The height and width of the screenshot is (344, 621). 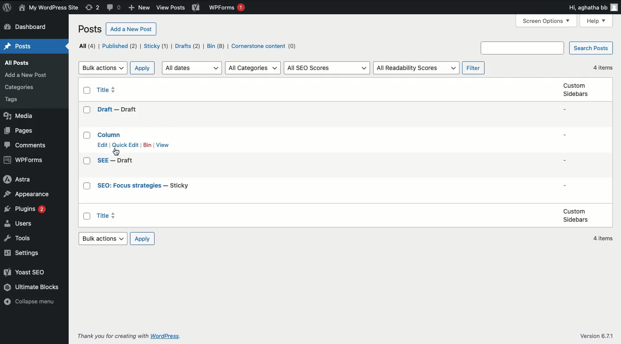 What do you see at coordinates (21, 239) in the screenshot?
I see `Tools` at bounding box center [21, 239].